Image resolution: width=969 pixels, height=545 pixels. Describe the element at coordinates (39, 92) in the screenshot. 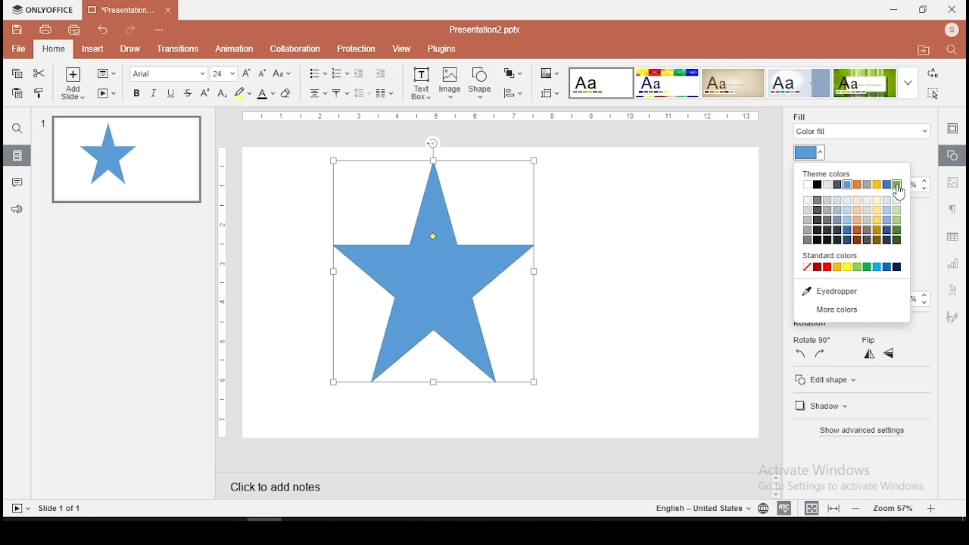

I see `clone formatting` at that location.